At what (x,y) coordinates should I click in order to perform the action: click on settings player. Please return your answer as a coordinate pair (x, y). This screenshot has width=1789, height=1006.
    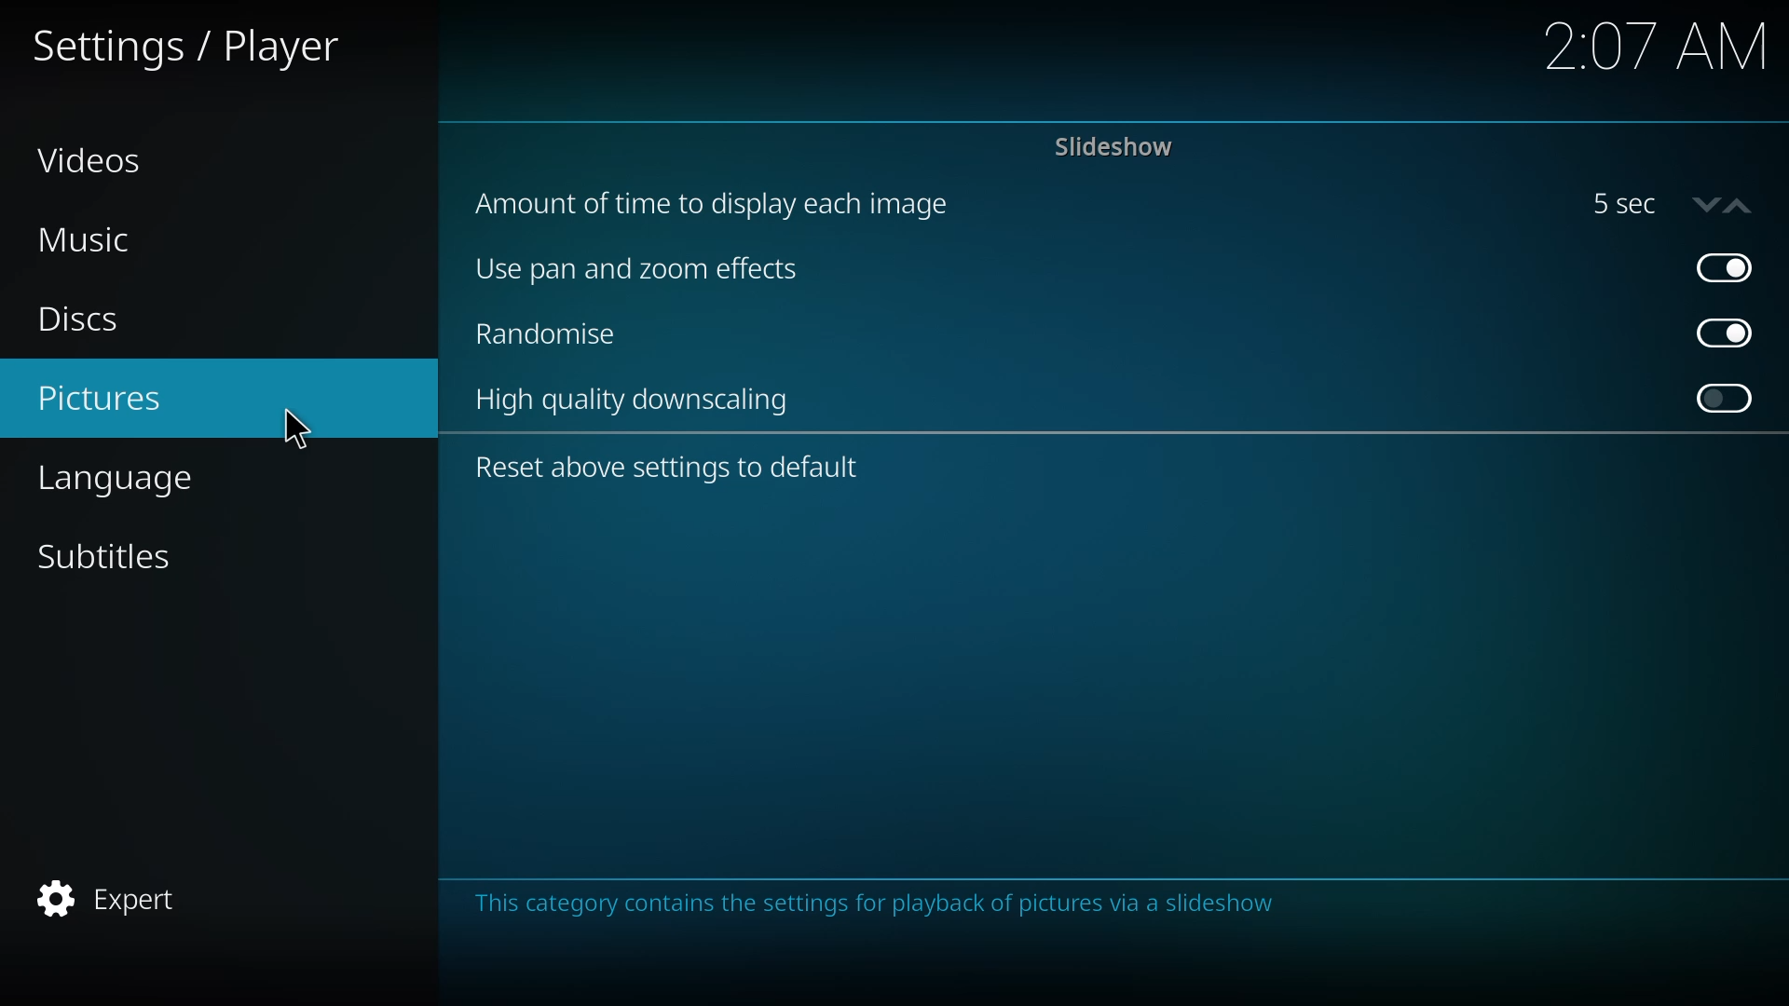
    Looking at the image, I should click on (191, 46).